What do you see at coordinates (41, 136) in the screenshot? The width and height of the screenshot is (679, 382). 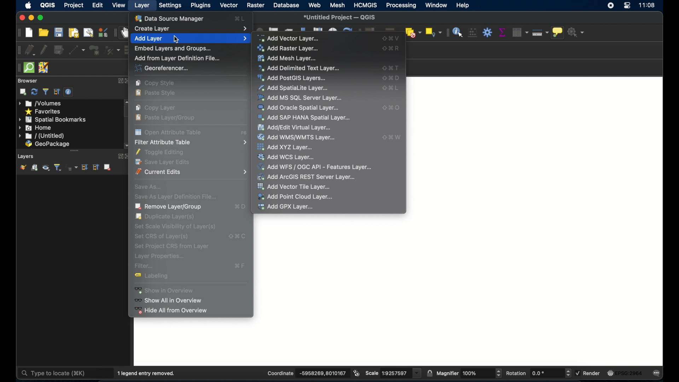 I see `untitled` at bounding box center [41, 136].